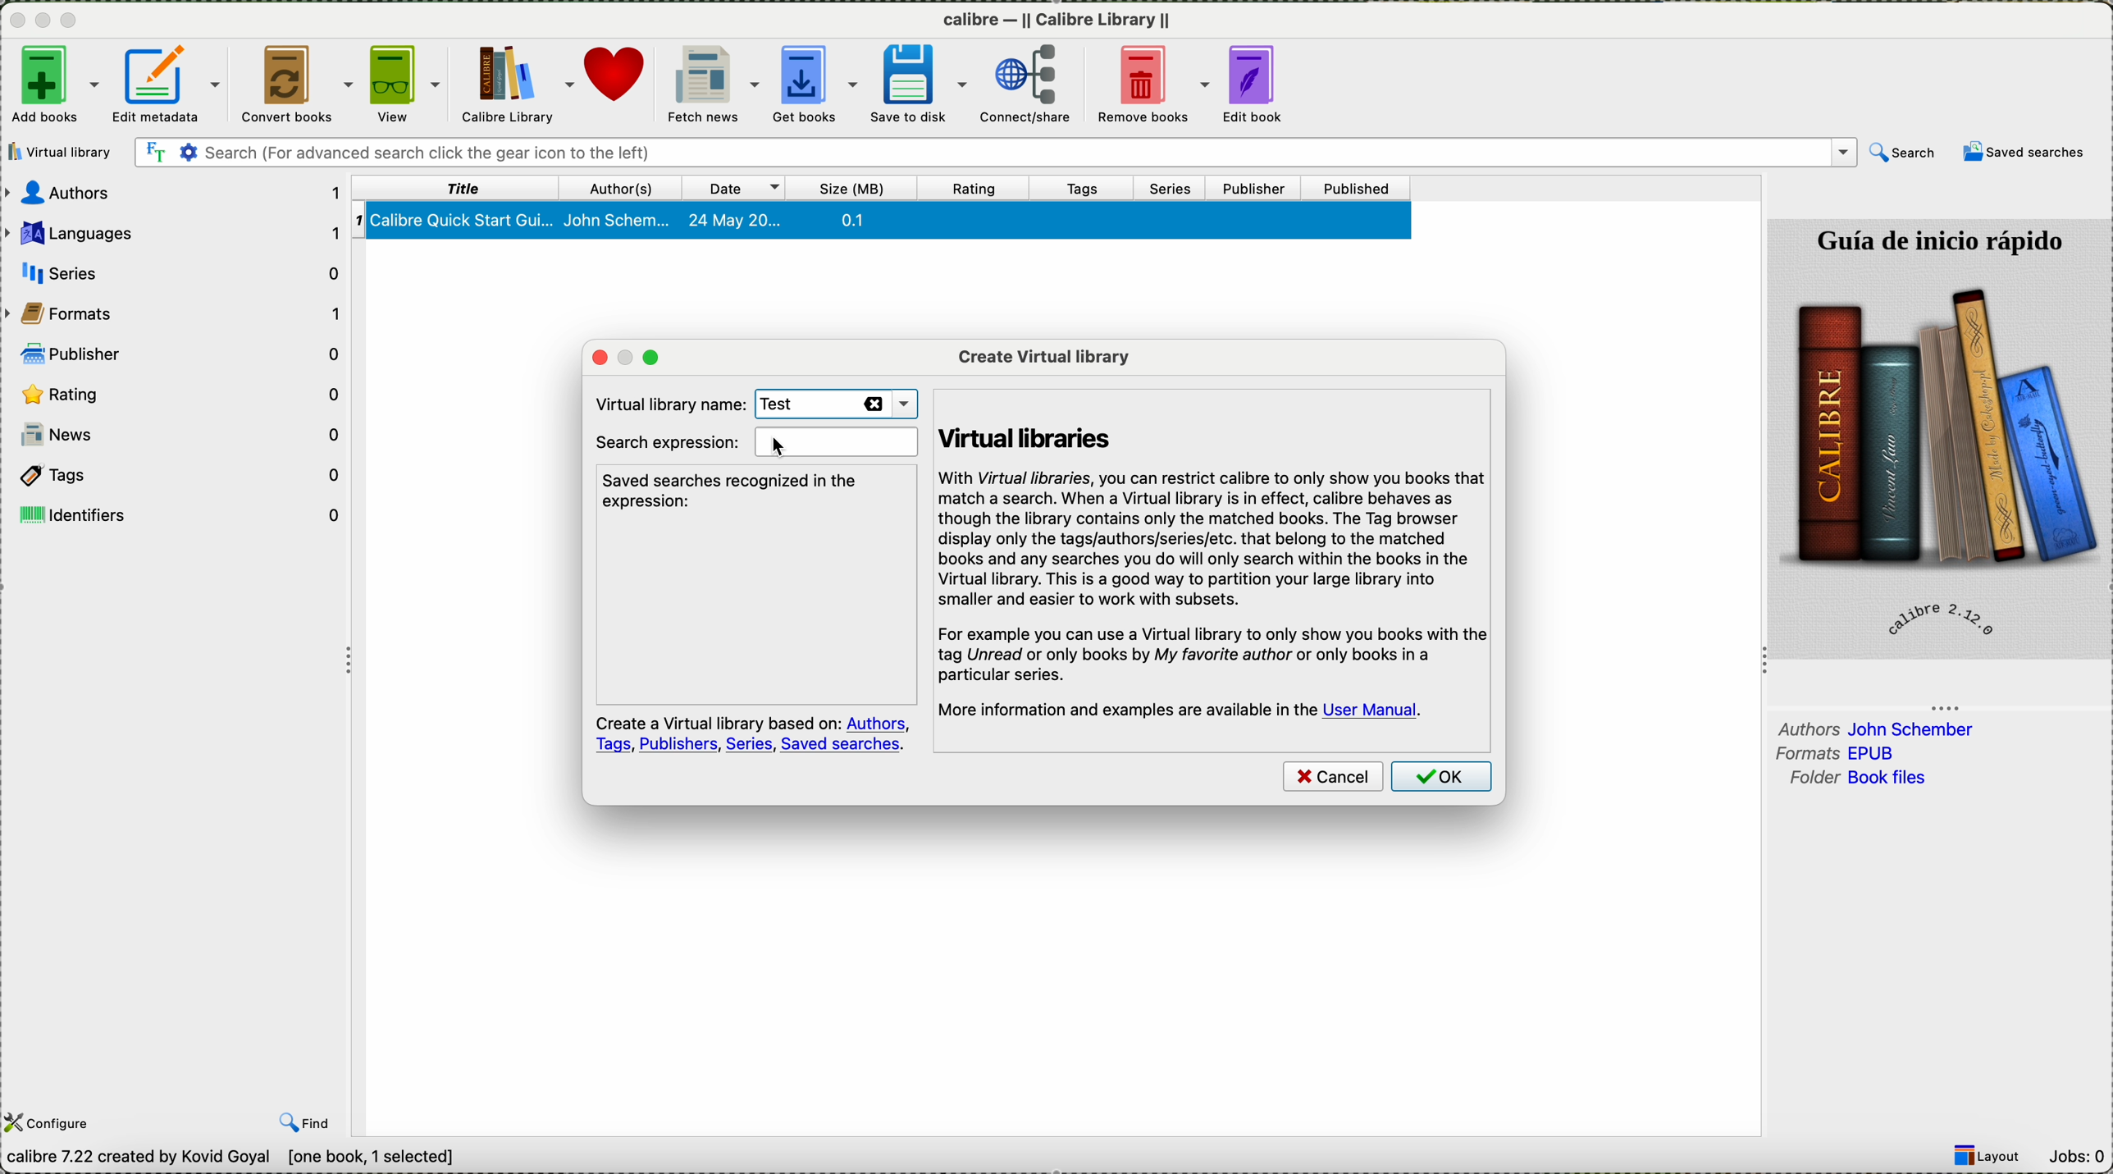 The width and height of the screenshot is (2113, 1174). What do you see at coordinates (15, 23) in the screenshot?
I see `close` at bounding box center [15, 23].